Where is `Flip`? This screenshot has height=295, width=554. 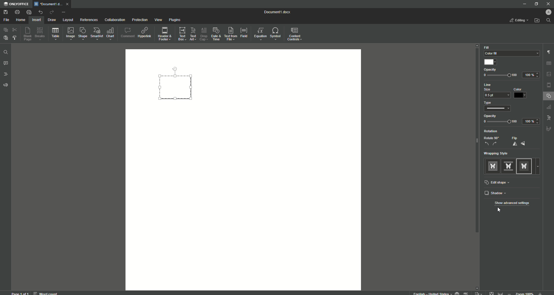 Flip is located at coordinates (520, 141).